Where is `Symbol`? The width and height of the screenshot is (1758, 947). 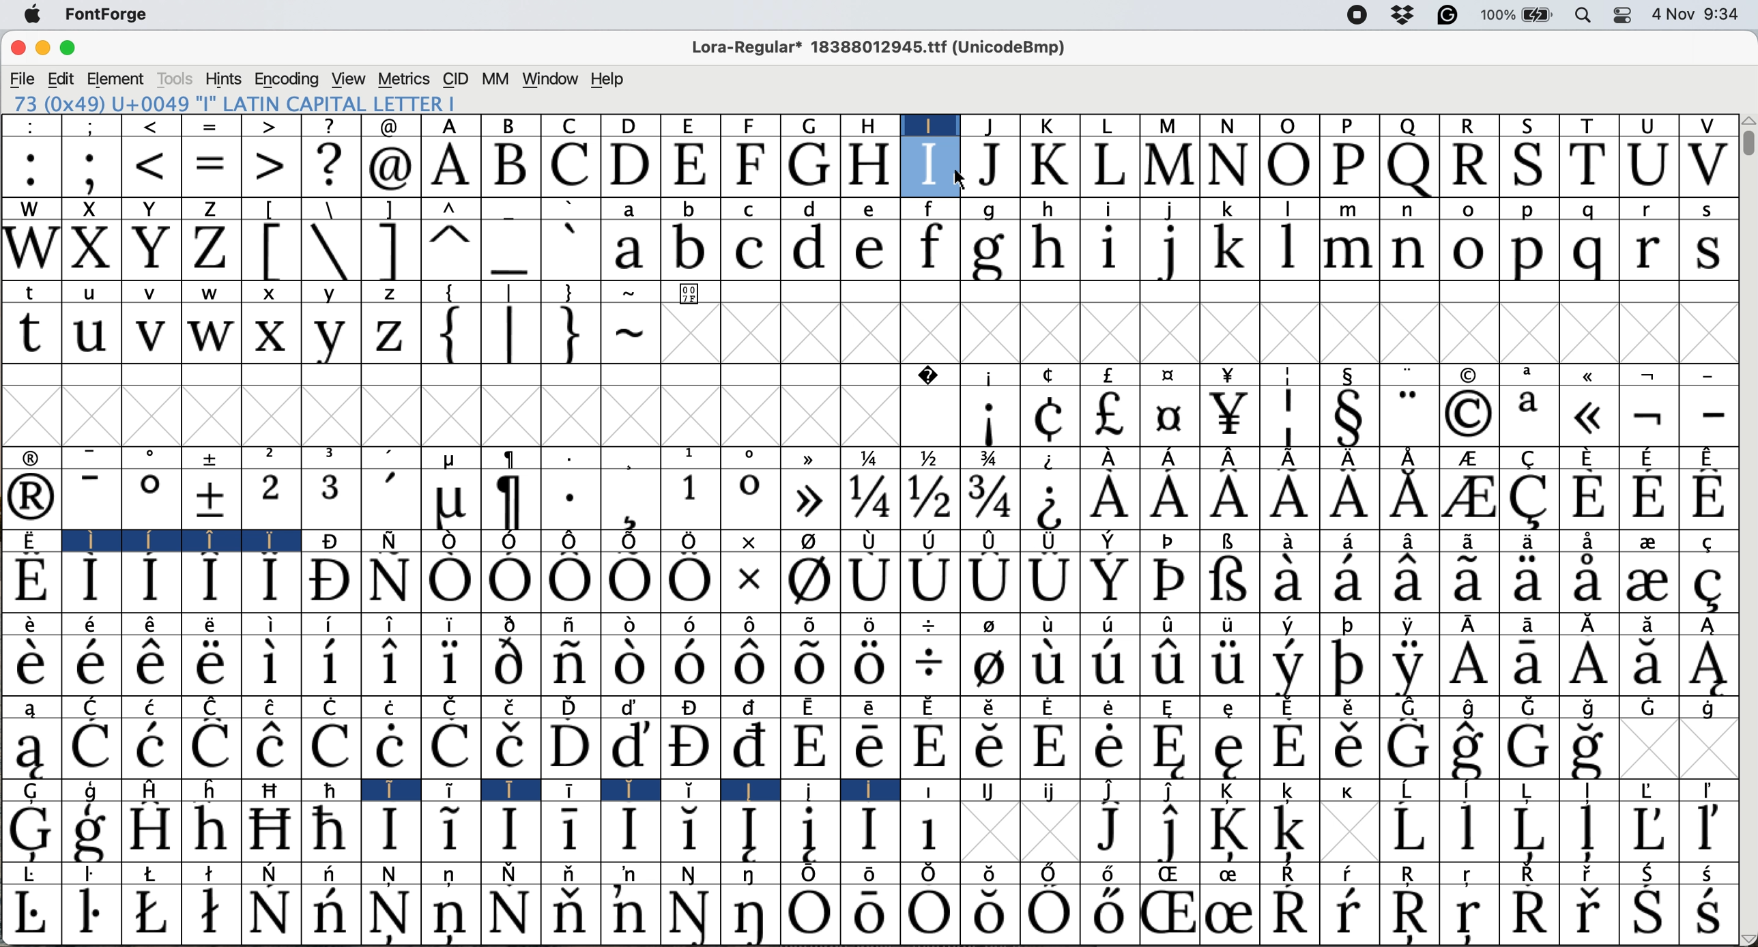 Symbol is located at coordinates (812, 583).